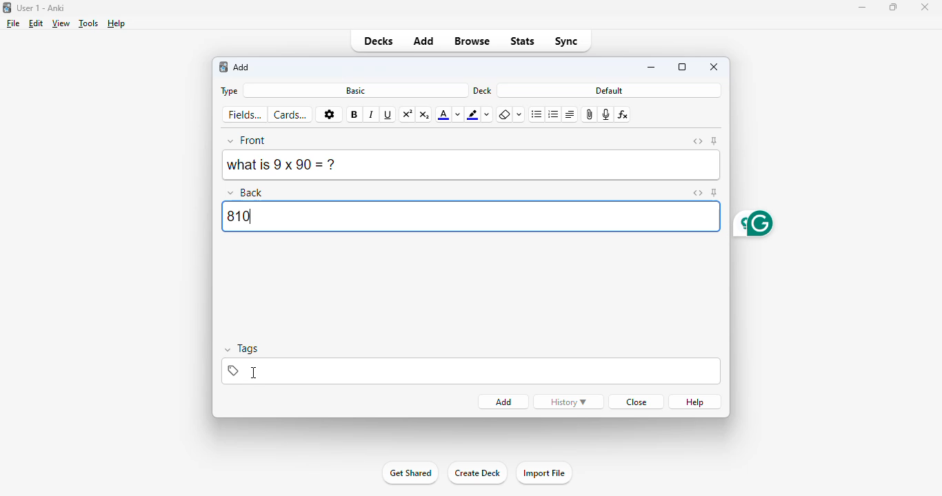 Image resolution: width=942 pixels, height=496 pixels. I want to click on default, so click(610, 90).